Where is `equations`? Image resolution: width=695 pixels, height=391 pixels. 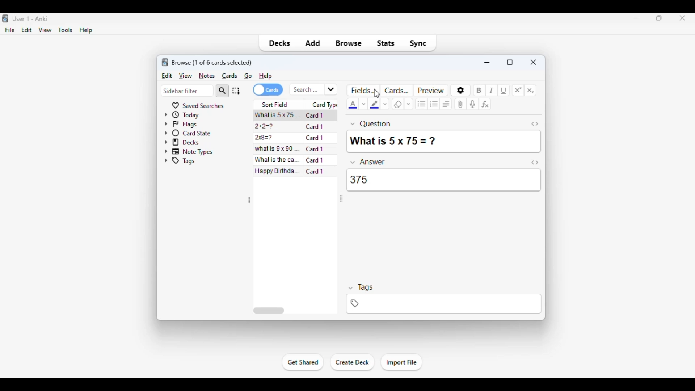 equations is located at coordinates (485, 104).